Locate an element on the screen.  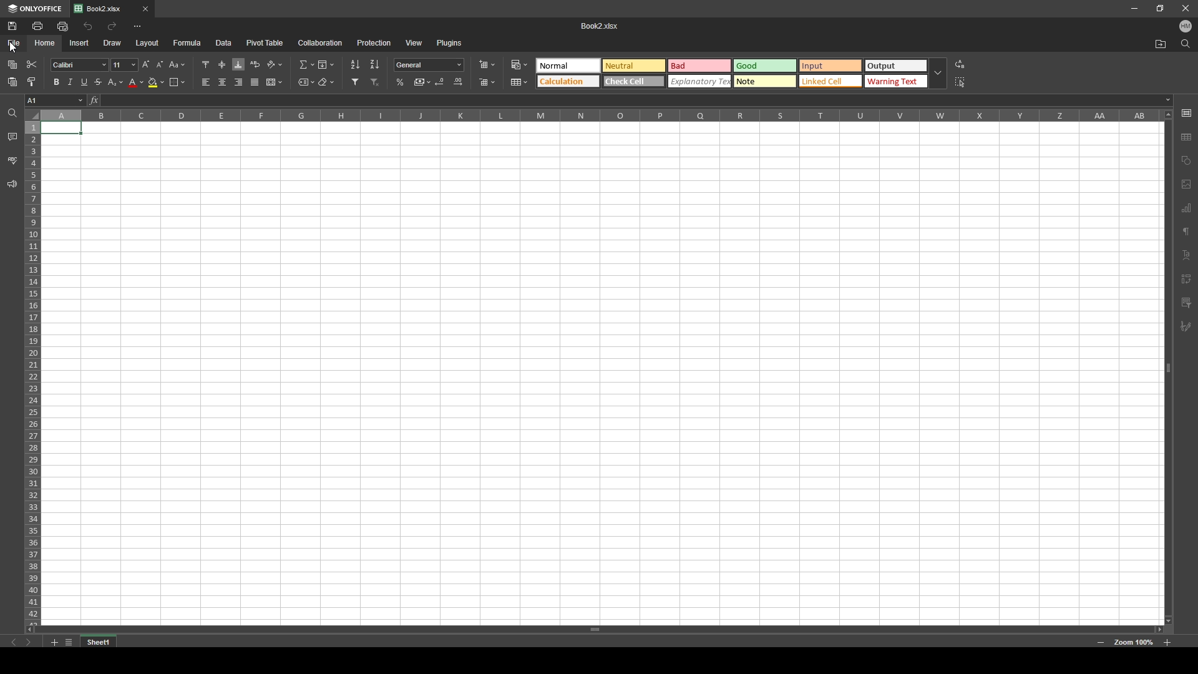
Book2.xlsx is located at coordinates (104, 9).